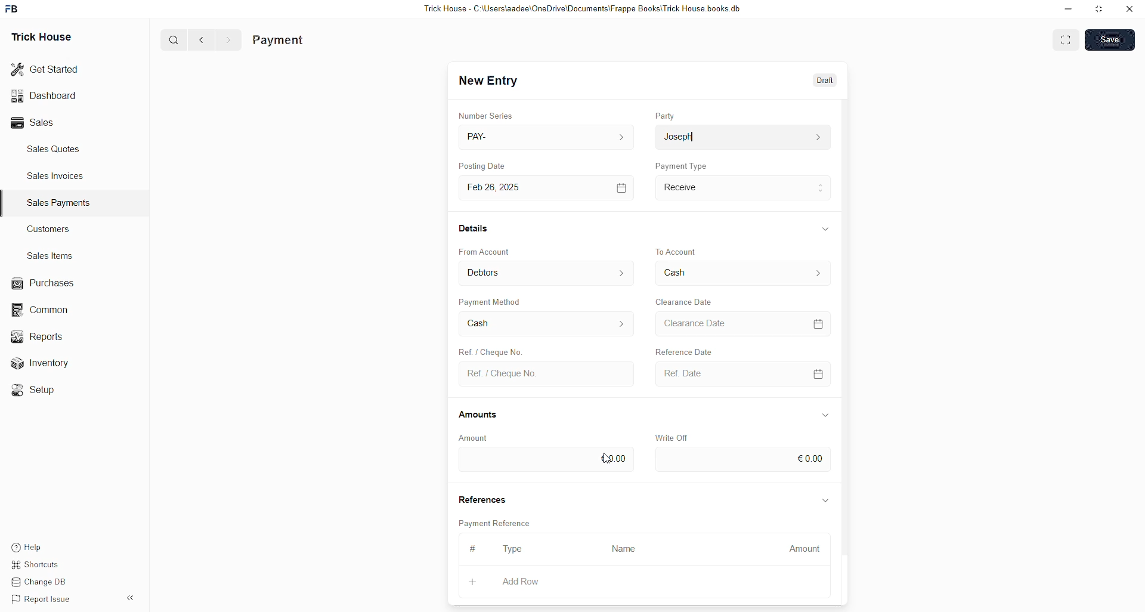 The image size is (1145, 612). What do you see at coordinates (60, 203) in the screenshot?
I see `Sales Payments` at bounding box center [60, 203].